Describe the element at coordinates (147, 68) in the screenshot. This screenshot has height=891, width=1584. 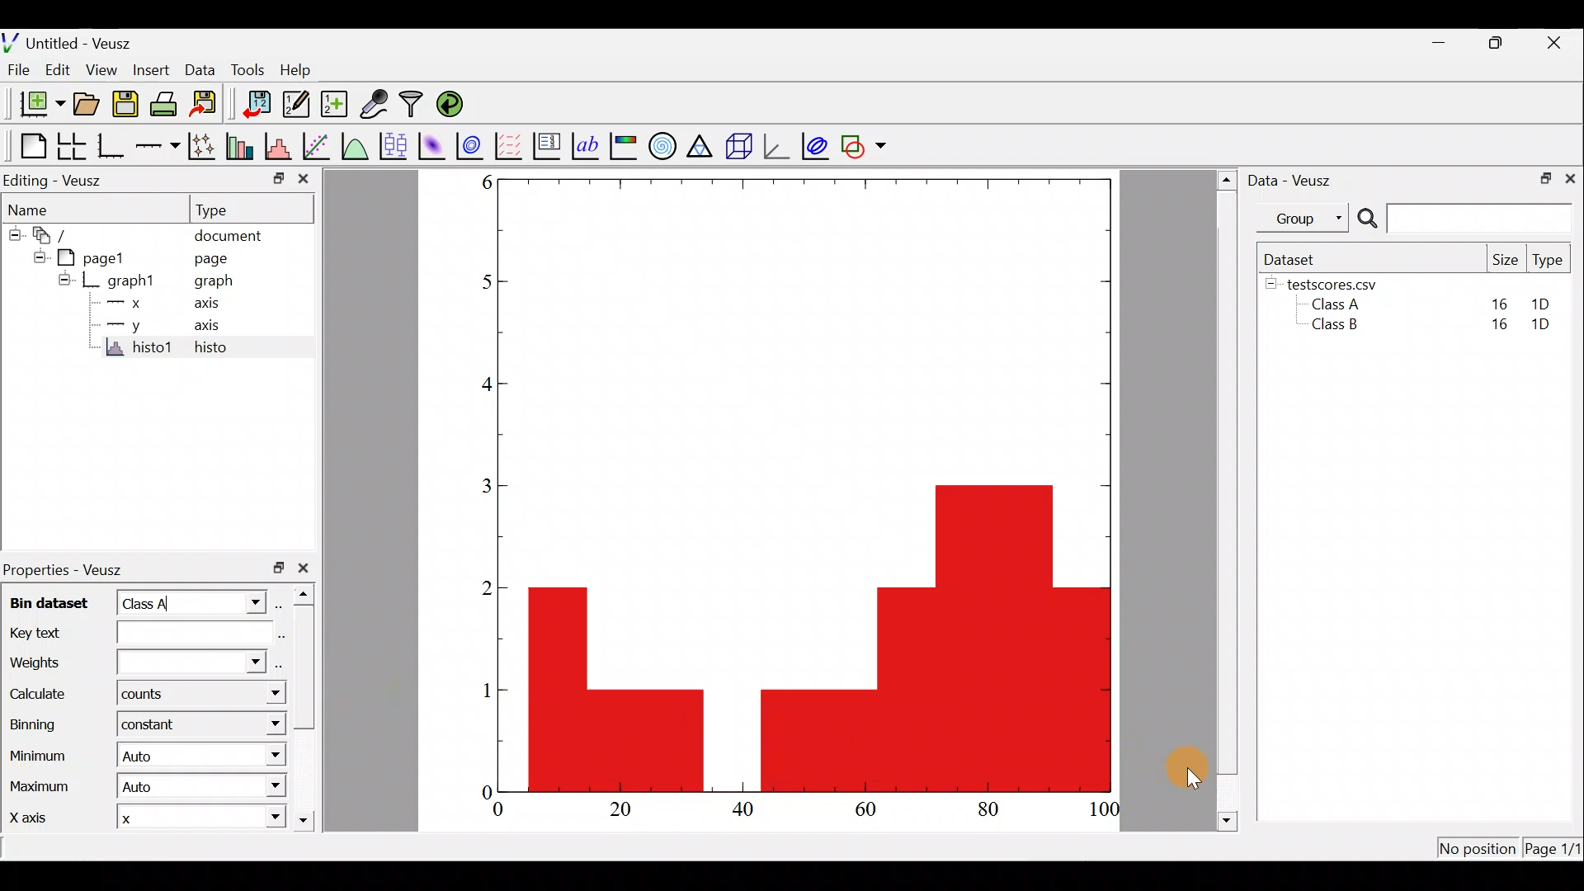
I see `Insert` at that location.